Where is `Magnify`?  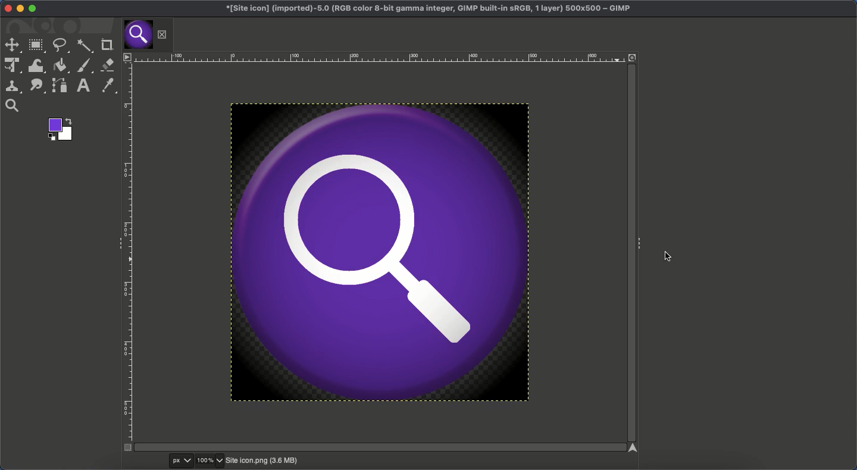 Magnify is located at coordinates (12, 106).